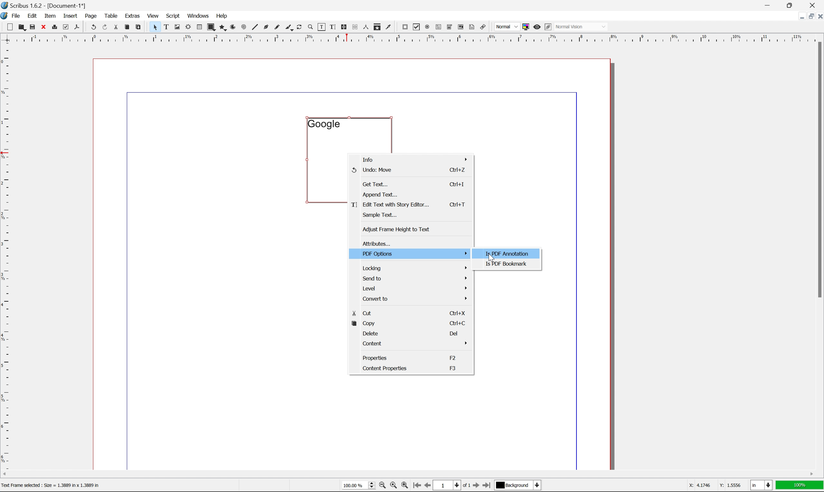  What do you see at coordinates (710, 485) in the screenshot?
I see `coordinates` at bounding box center [710, 485].